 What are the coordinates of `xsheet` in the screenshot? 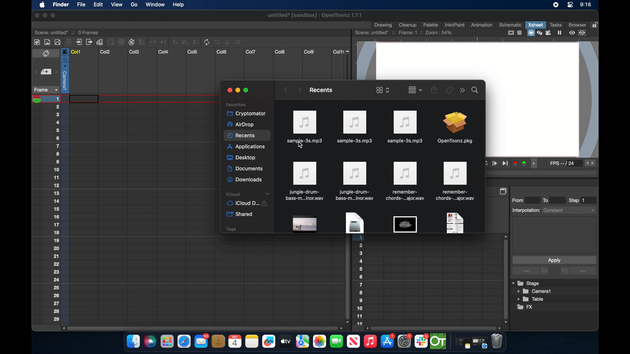 It's located at (535, 25).